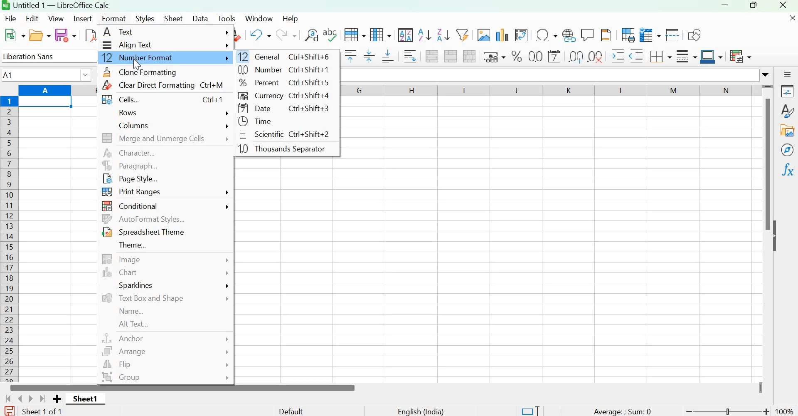 This screenshot has height=416, width=798. I want to click on Scrollbar, so click(765, 166).